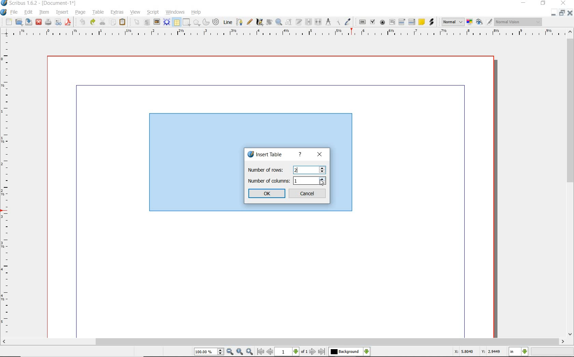 Image resolution: width=574 pixels, height=357 pixels. What do you see at coordinates (216, 22) in the screenshot?
I see `spiral` at bounding box center [216, 22].